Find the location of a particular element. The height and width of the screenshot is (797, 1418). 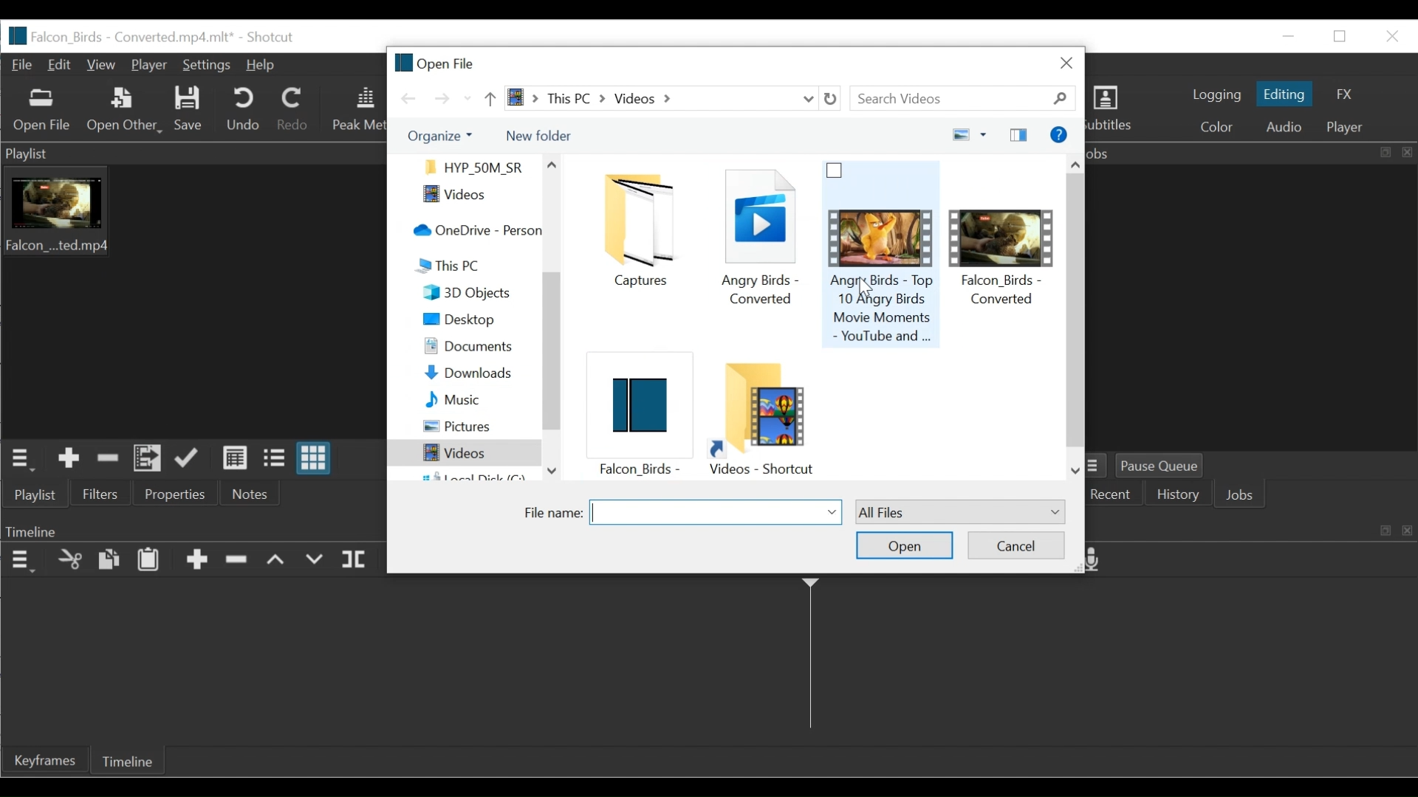

Select  is located at coordinates (960, 511).